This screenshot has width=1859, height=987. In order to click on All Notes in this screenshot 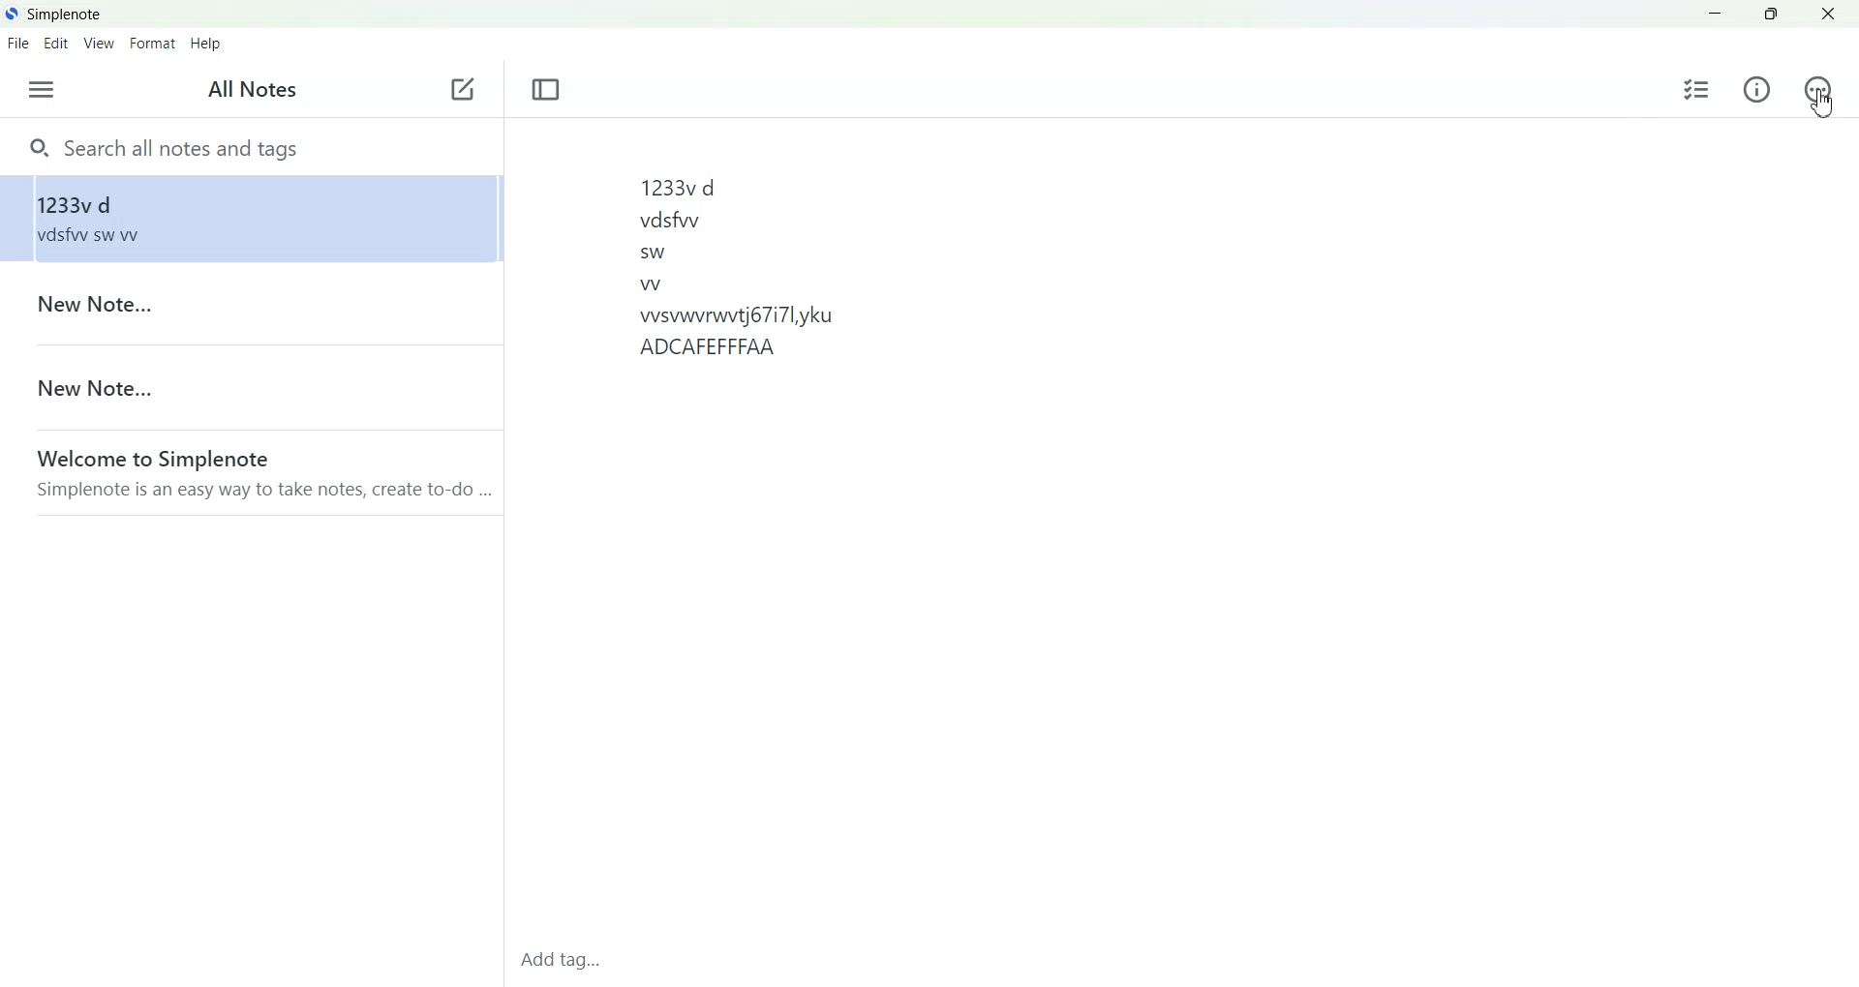, I will do `click(247, 91)`.